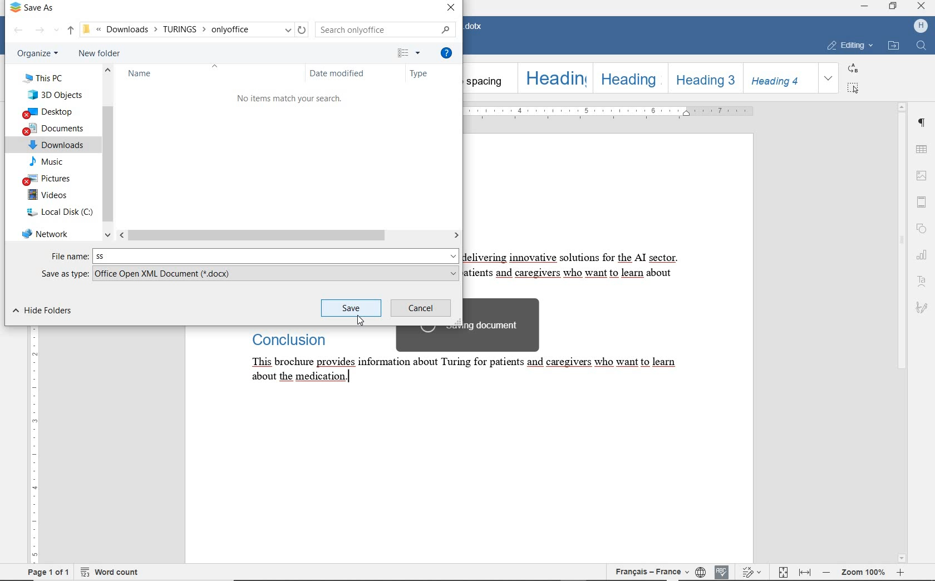  Describe the element at coordinates (923, 229) in the screenshot. I see `SHAPE` at that location.